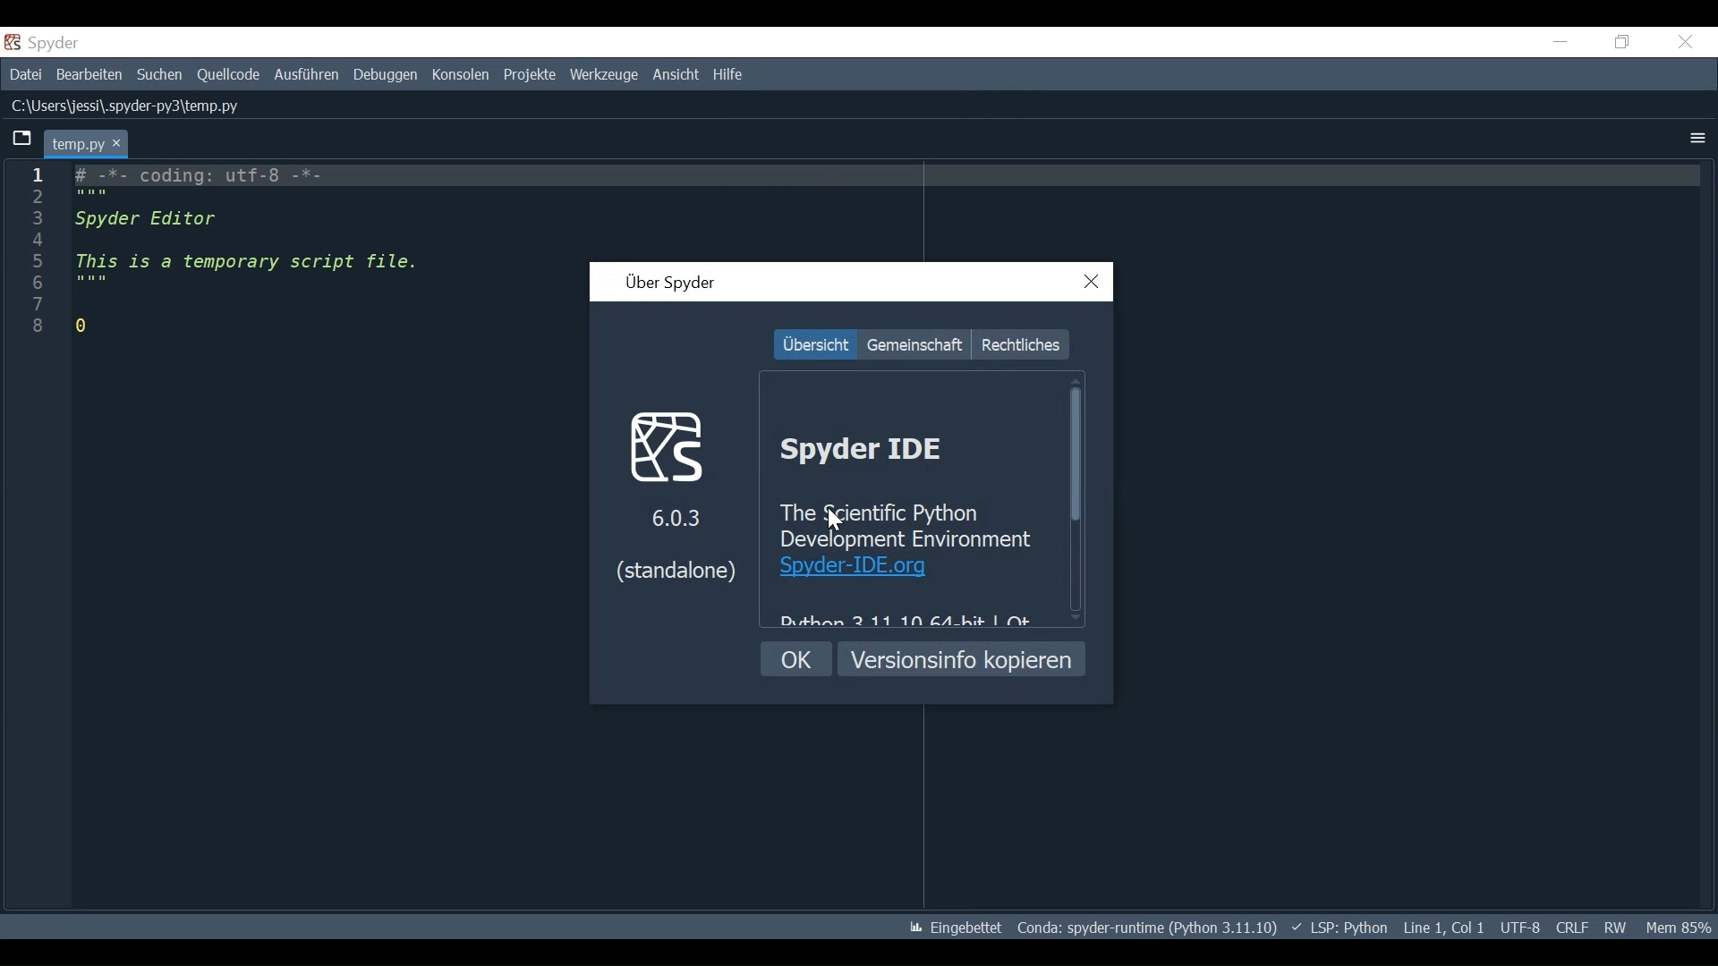 Image resolution: width=1718 pixels, height=966 pixels. Describe the element at coordinates (728, 75) in the screenshot. I see `Help` at that location.